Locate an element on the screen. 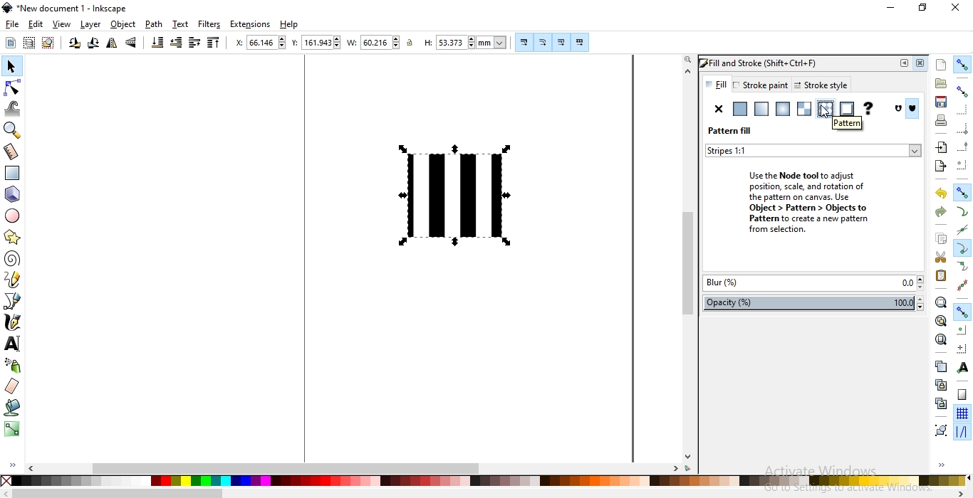 This screenshot has height=498, width=973. create rectangles and squares is located at coordinates (14, 174).